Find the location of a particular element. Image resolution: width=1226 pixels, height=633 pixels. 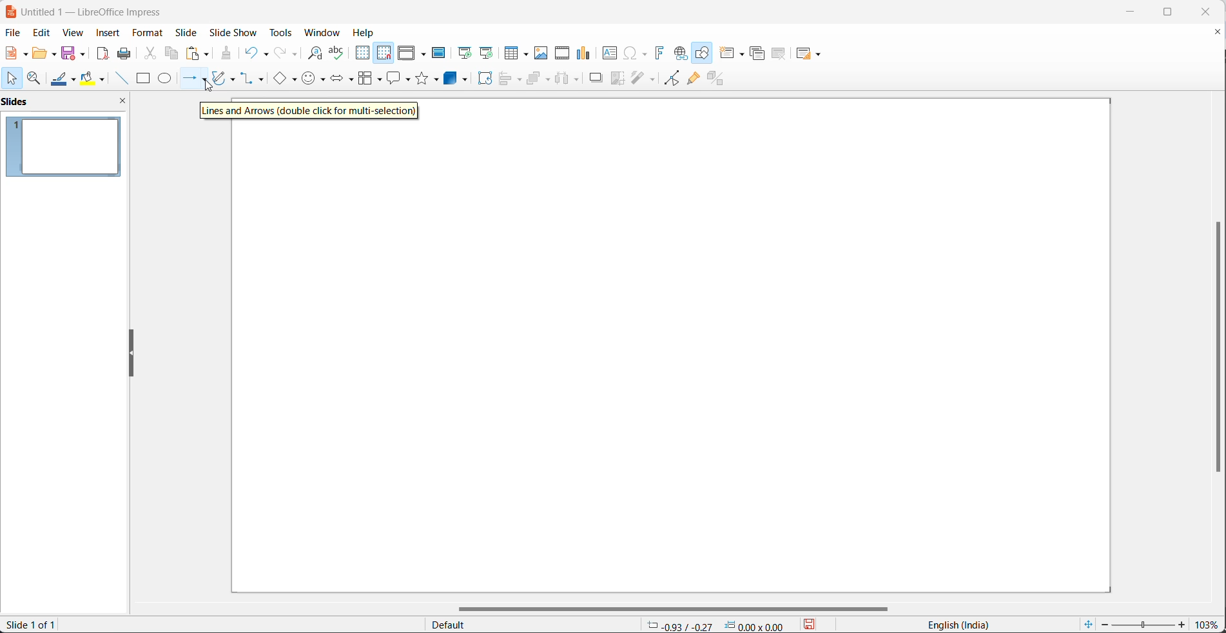

empty page is located at coordinates (670, 356).